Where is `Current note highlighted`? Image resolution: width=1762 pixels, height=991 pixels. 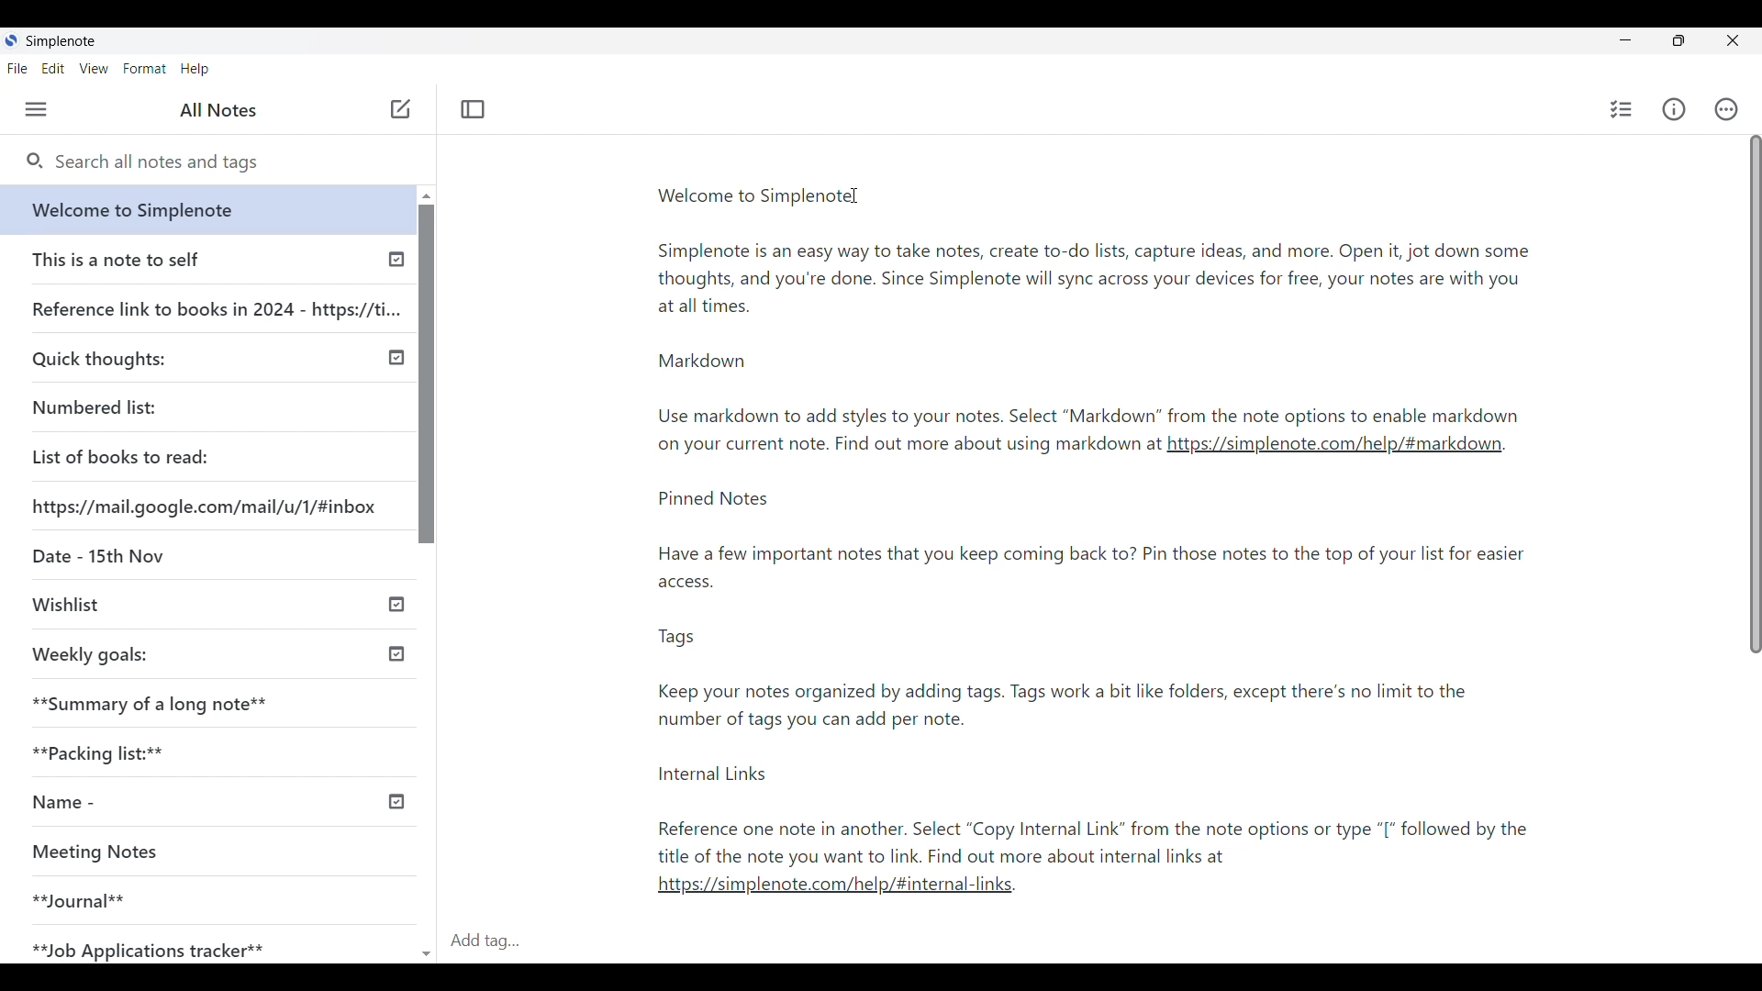 Current note highlighted is located at coordinates (200, 209).